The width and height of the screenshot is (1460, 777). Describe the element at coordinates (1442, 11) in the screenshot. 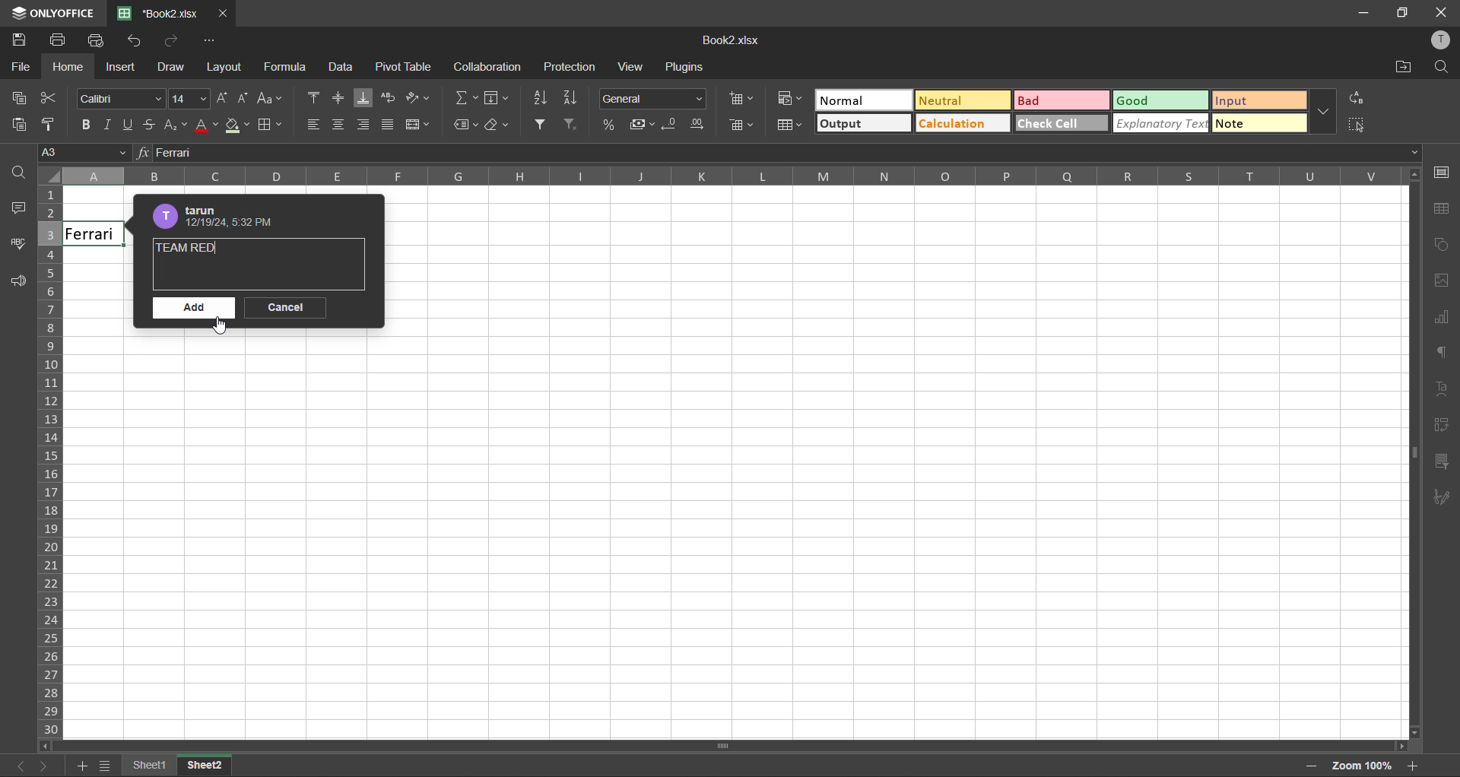

I see `Close ` at that location.